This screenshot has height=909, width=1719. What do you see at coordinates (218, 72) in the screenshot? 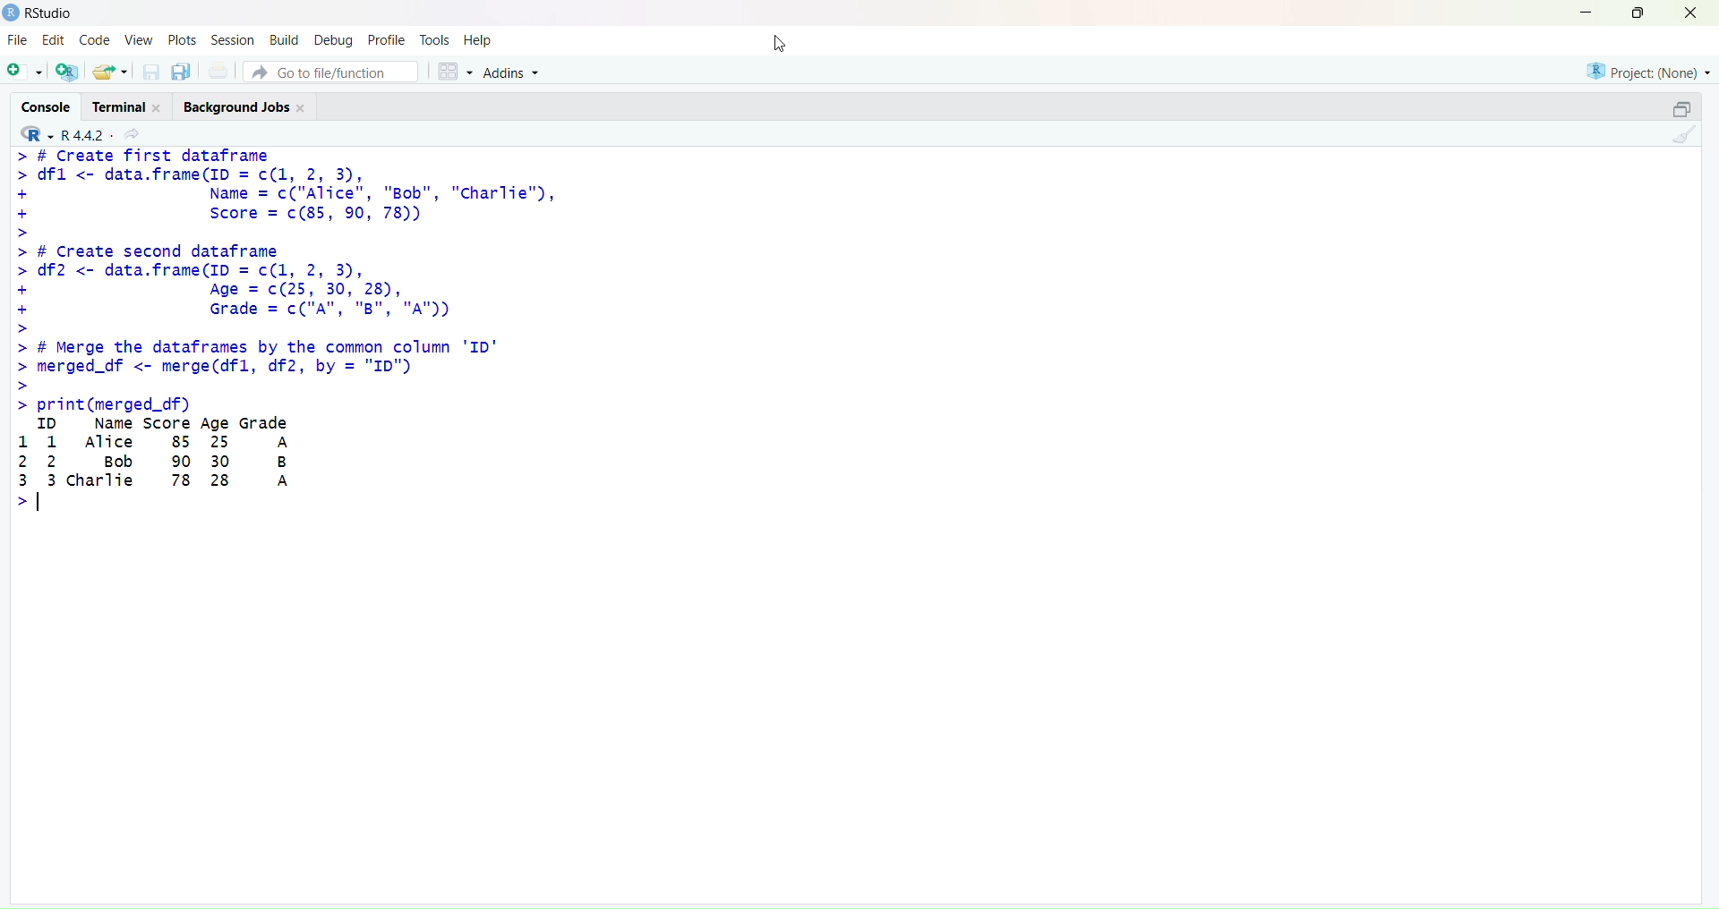
I see `print` at bounding box center [218, 72].